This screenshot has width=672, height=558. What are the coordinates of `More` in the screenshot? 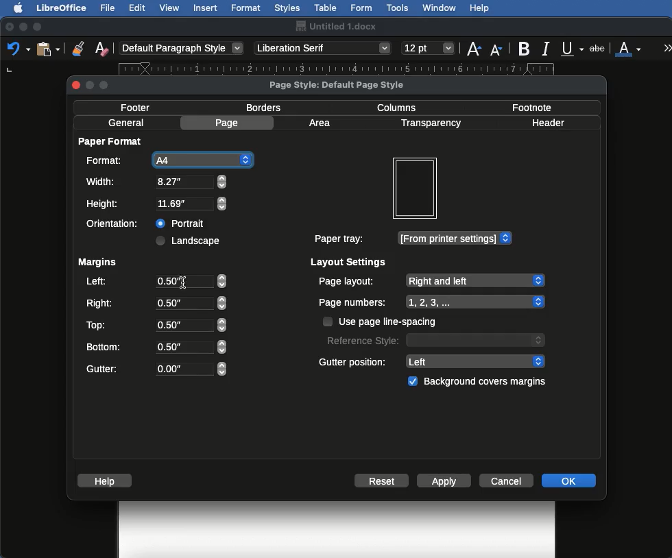 It's located at (668, 47).